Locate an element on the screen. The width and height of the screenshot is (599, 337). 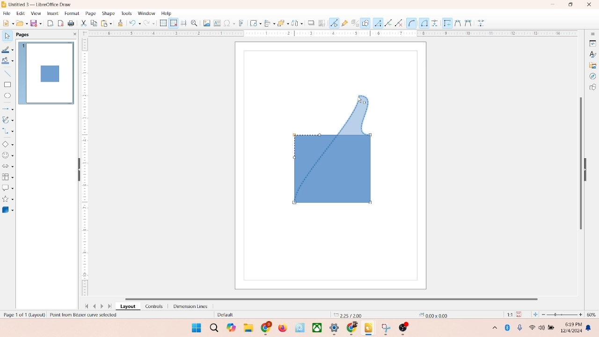
insert is located at coordinates (52, 13).